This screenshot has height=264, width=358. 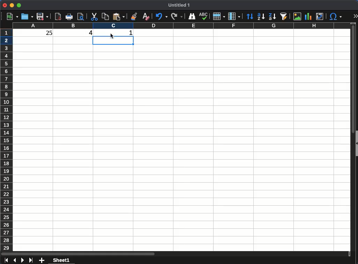 I want to click on print, so click(x=69, y=17).